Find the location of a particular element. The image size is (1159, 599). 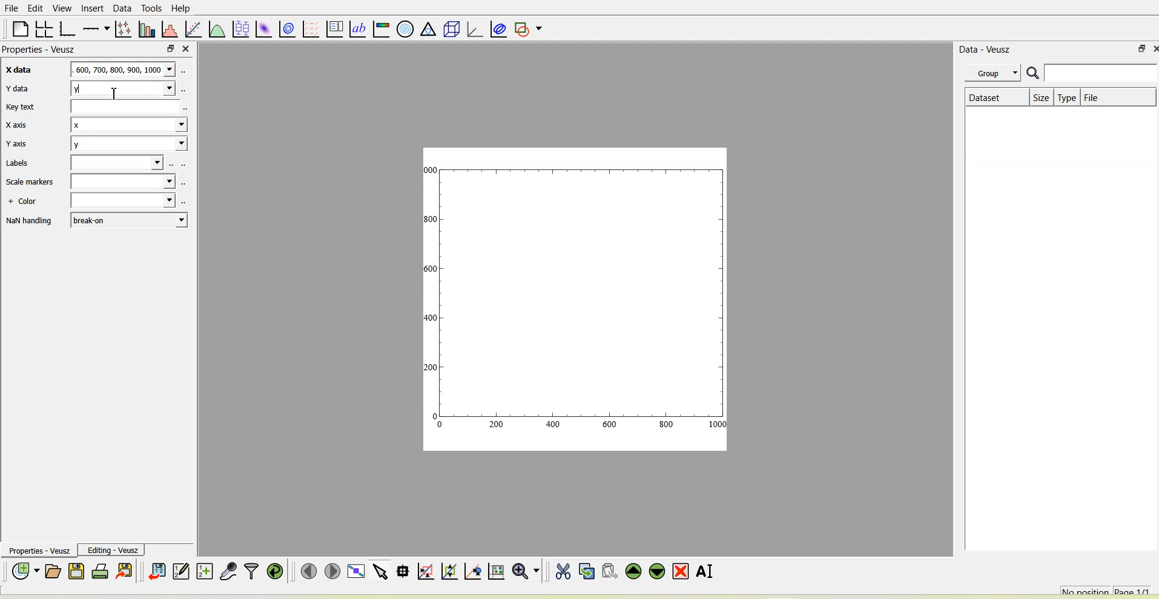

Histogram of a dataset is located at coordinates (170, 30).